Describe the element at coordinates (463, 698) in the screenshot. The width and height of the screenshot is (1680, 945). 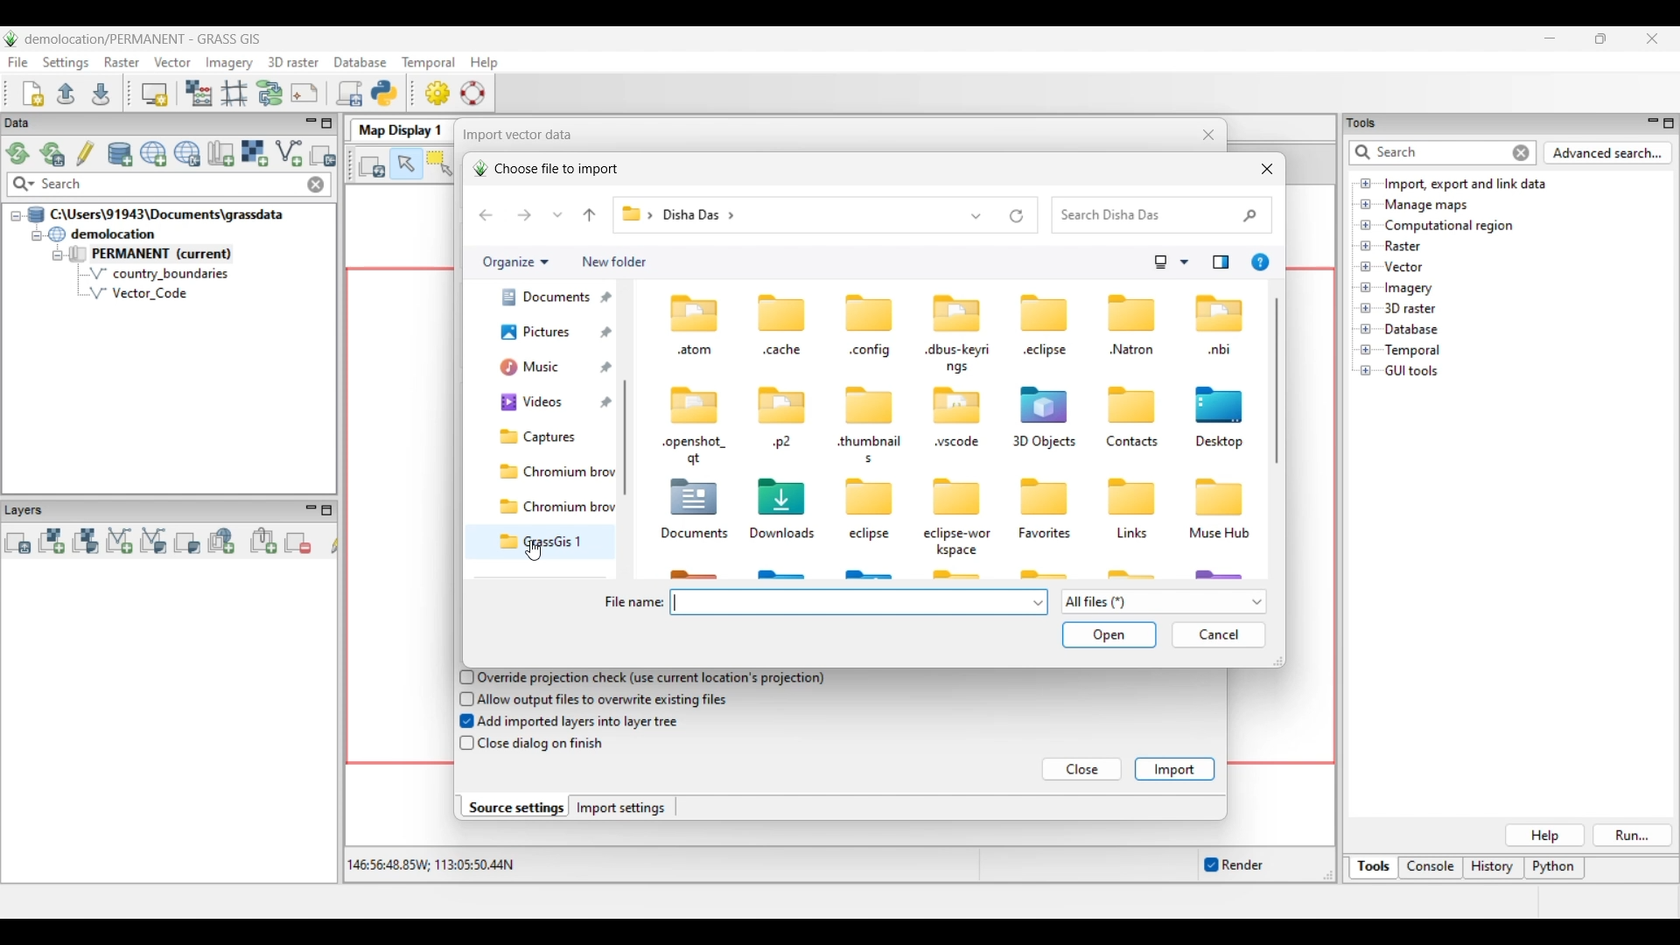
I see `checkbox` at that location.